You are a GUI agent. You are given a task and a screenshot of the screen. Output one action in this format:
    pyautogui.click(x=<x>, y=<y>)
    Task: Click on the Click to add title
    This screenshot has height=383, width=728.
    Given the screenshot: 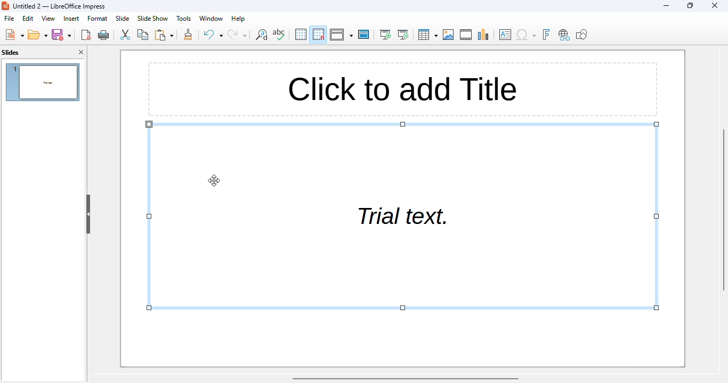 What is the action you would take?
    pyautogui.click(x=403, y=89)
    